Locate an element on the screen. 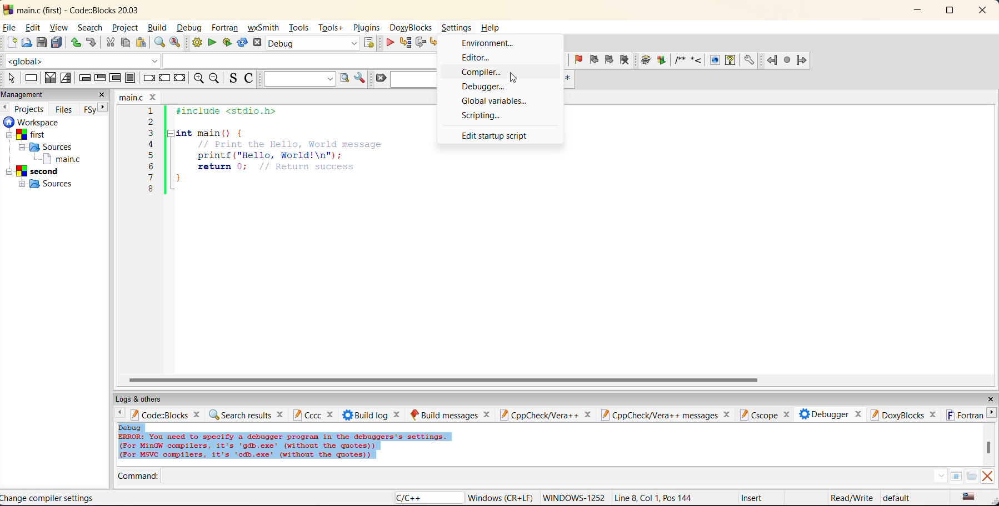 Image resolution: width=999 pixels, height=506 pixels. return is located at coordinates (182, 78).